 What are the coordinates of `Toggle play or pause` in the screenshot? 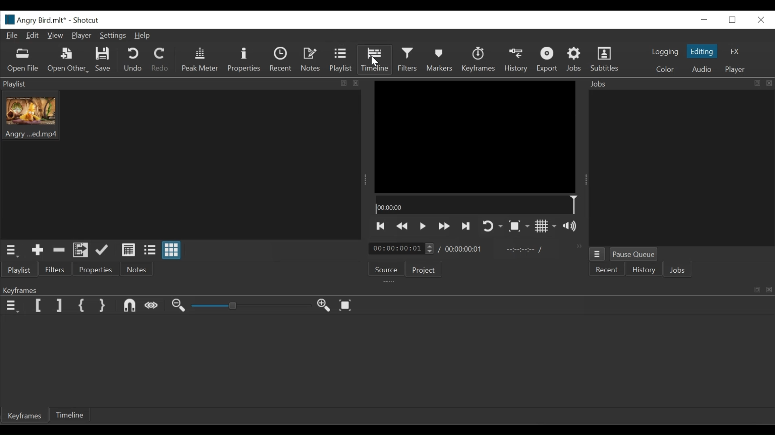 It's located at (422, 226).